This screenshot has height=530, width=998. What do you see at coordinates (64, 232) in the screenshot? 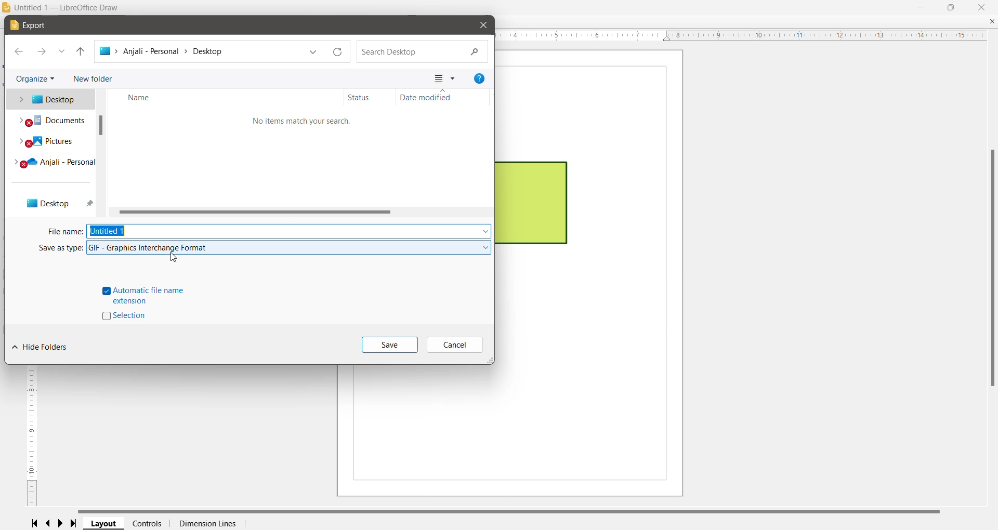
I see `File name` at bounding box center [64, 232].